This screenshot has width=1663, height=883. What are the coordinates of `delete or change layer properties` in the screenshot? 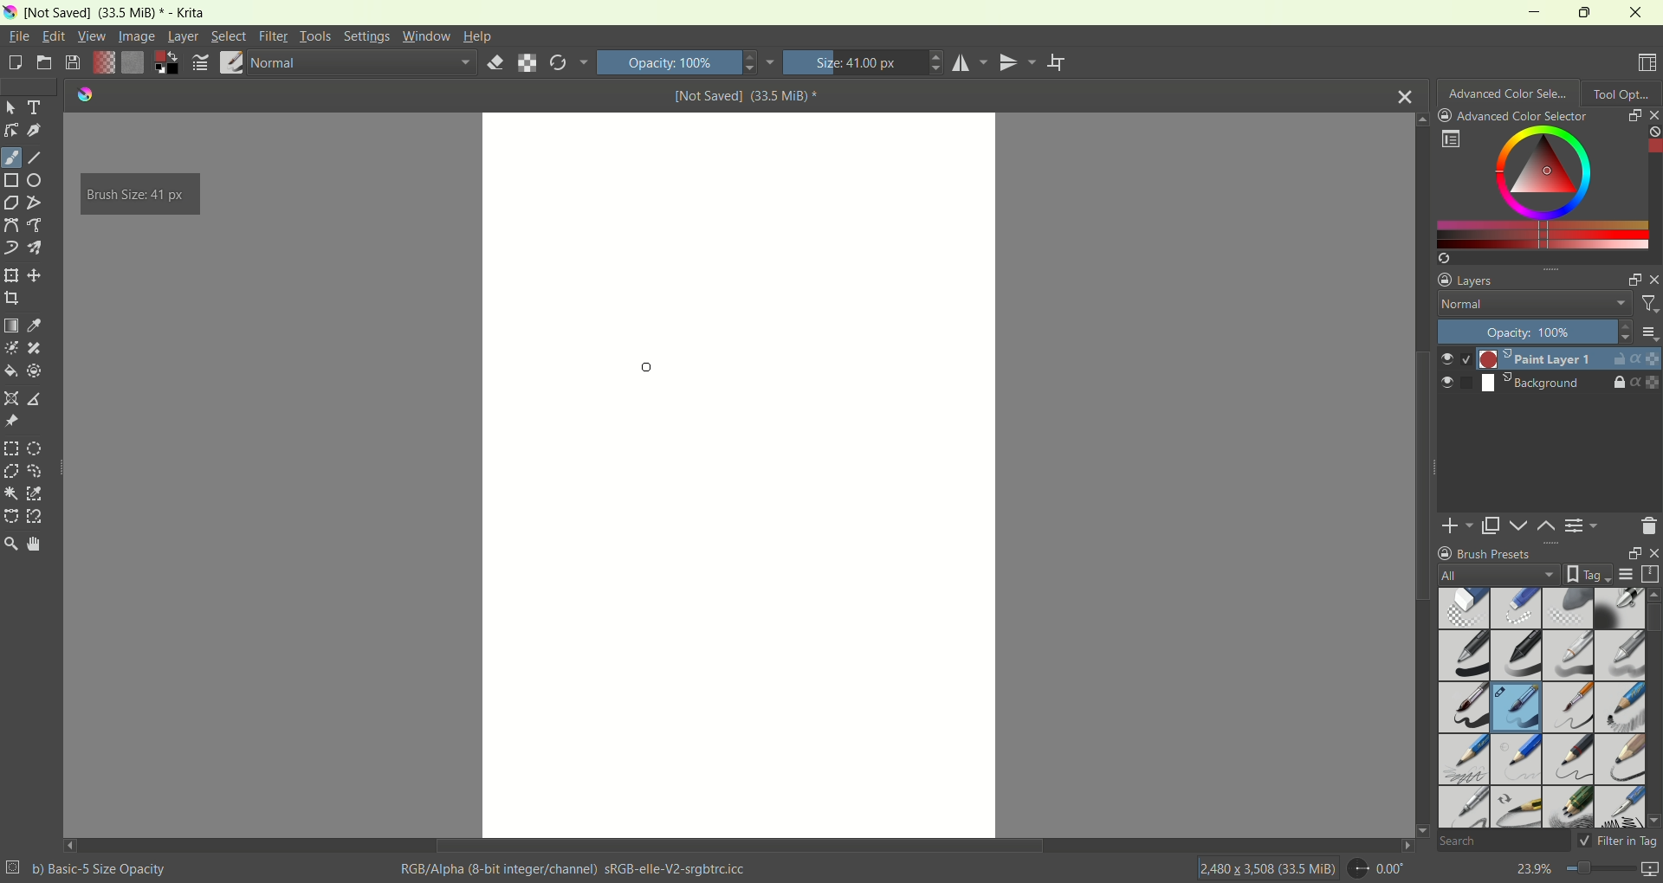 It's located at (1583, 528).